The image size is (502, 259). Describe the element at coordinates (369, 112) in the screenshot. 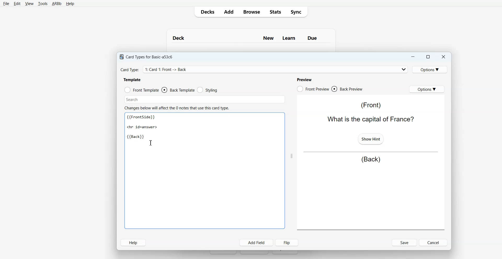

I see `(Front)
What is the capital of France?` at that location.